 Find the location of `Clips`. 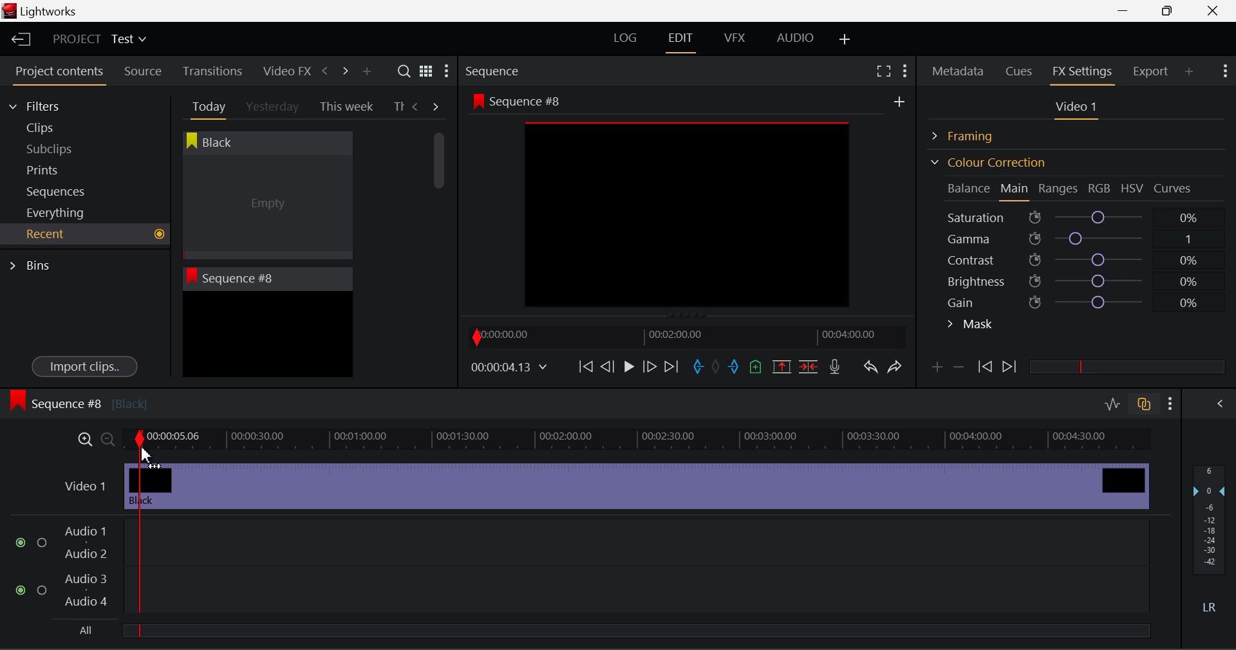

Clips is located at coordinates (63, 127).